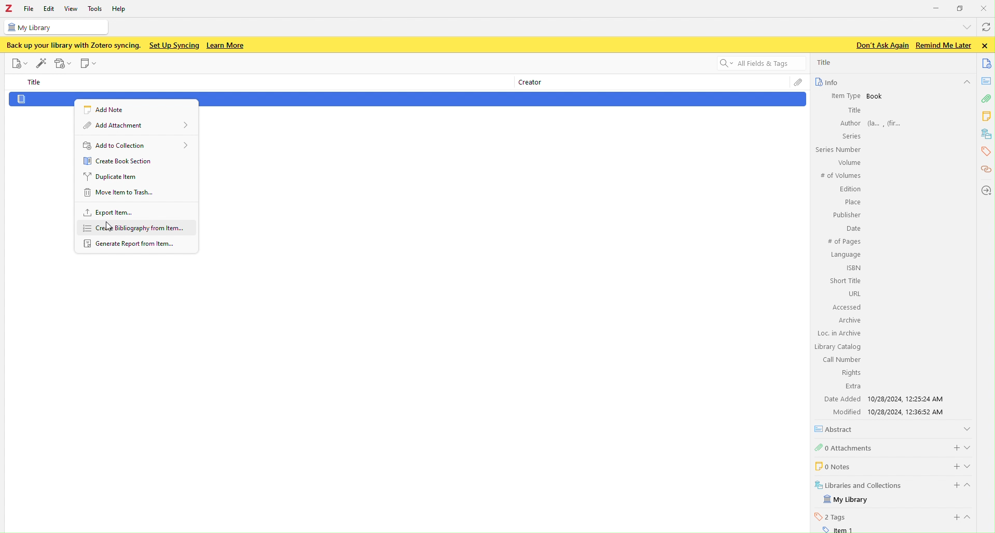 This screenshot has height=533, width=995. What do you see at coordinates (846, 215) in the screenshot?
I see `Publisher` at bounding box center [846, 215].